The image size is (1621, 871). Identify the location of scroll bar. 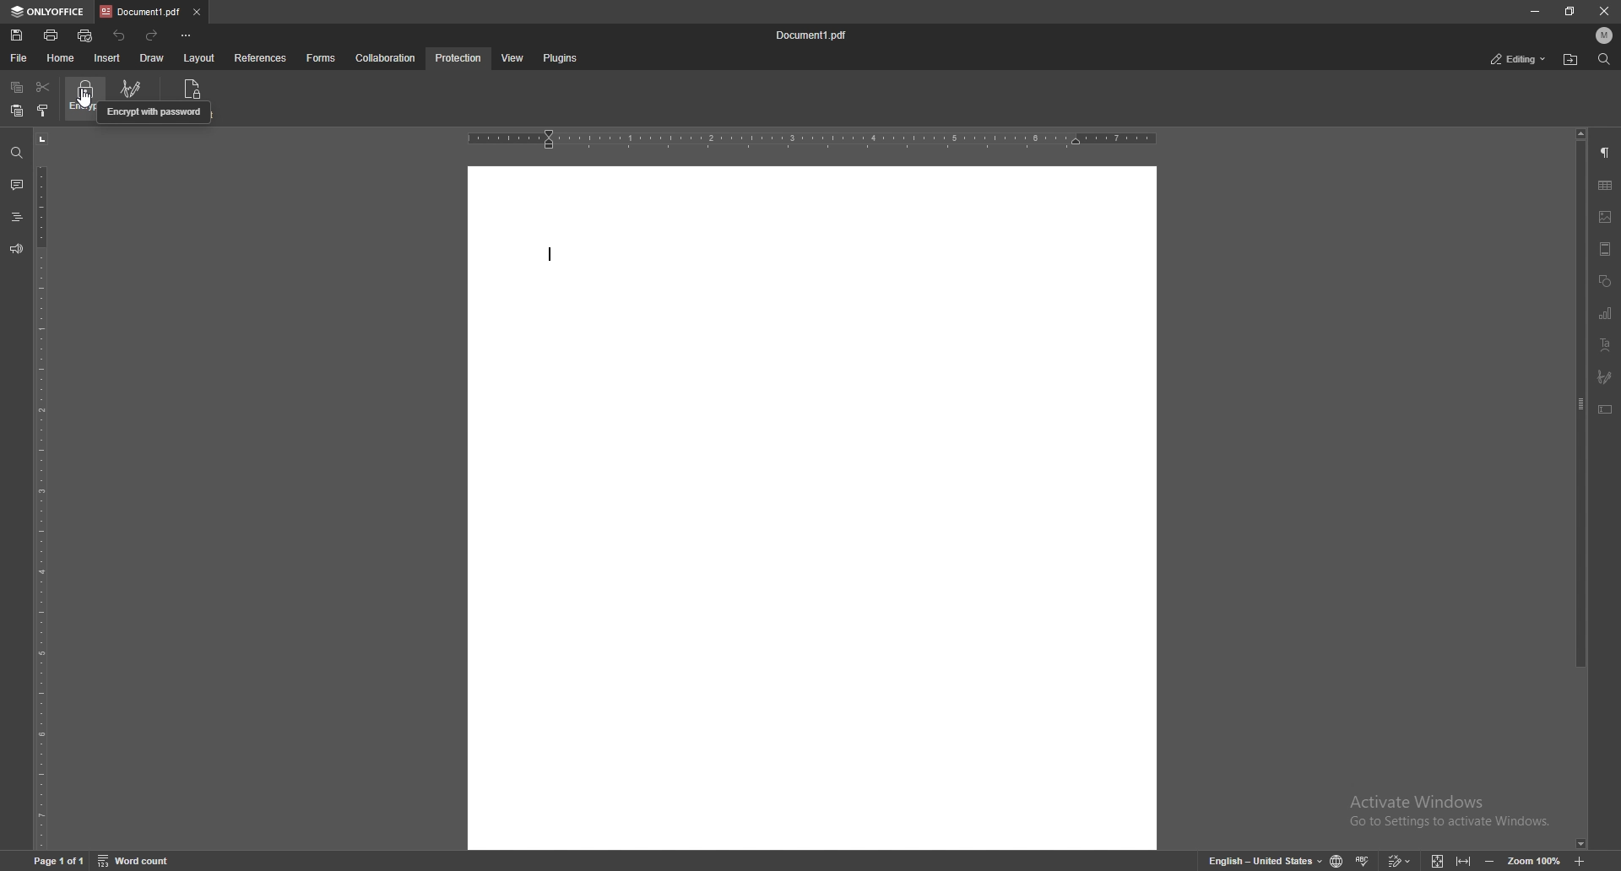
(1579, 489).